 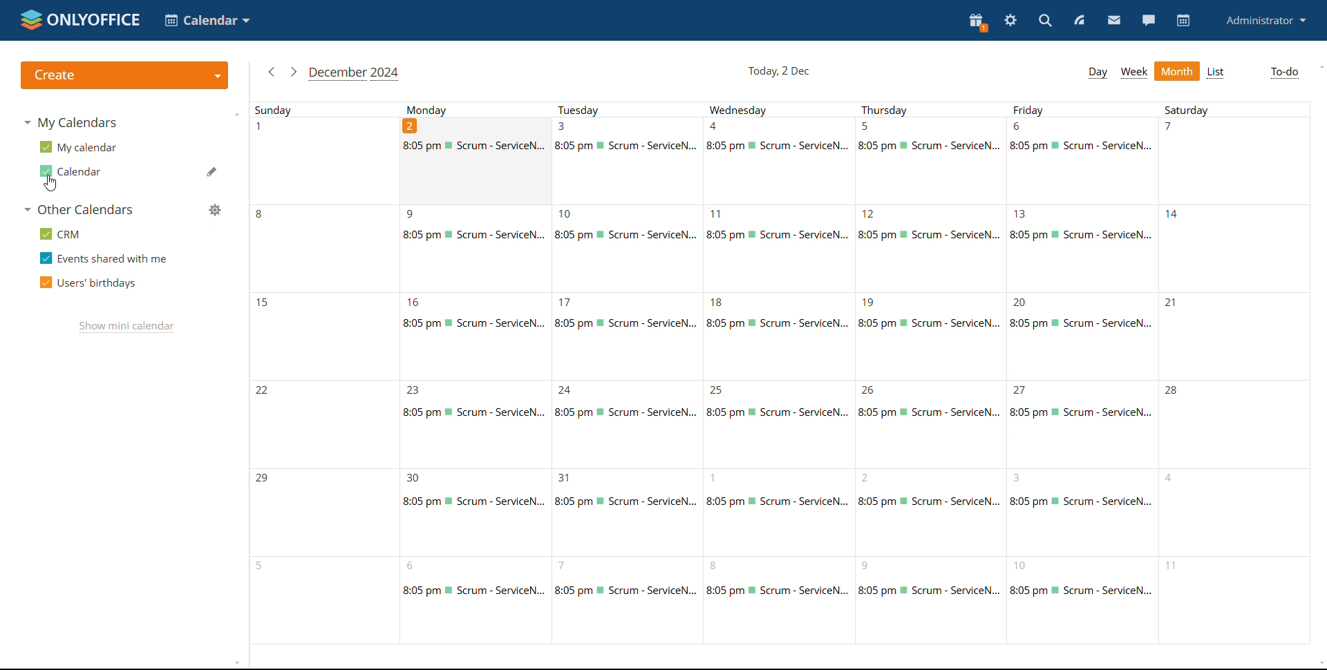 What do you see at coordinates (77, 210) in the screenshot?
I see `other calendars` at bounding box center [77, 210].